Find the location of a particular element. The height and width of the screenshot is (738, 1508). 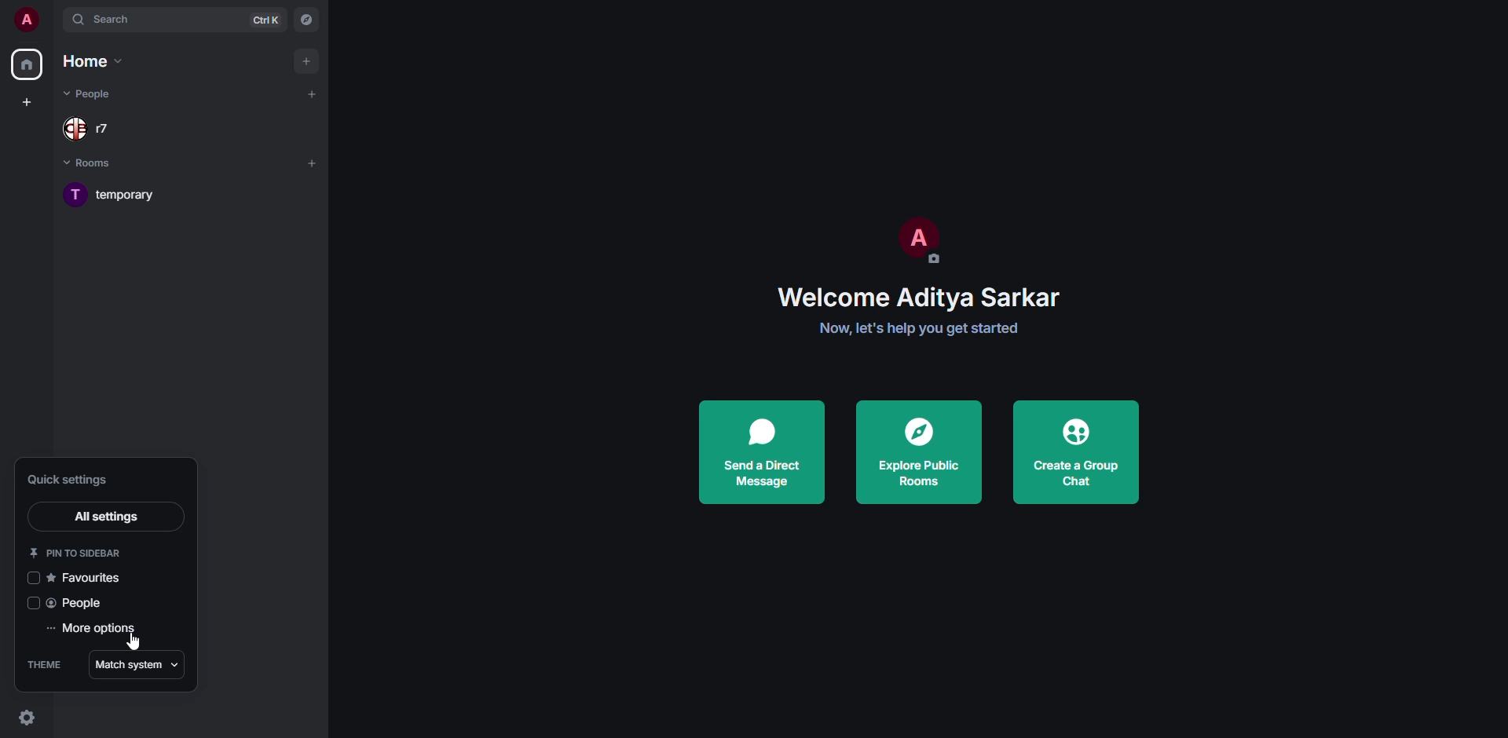

create a group chat is located at coordinates (1076, 450).